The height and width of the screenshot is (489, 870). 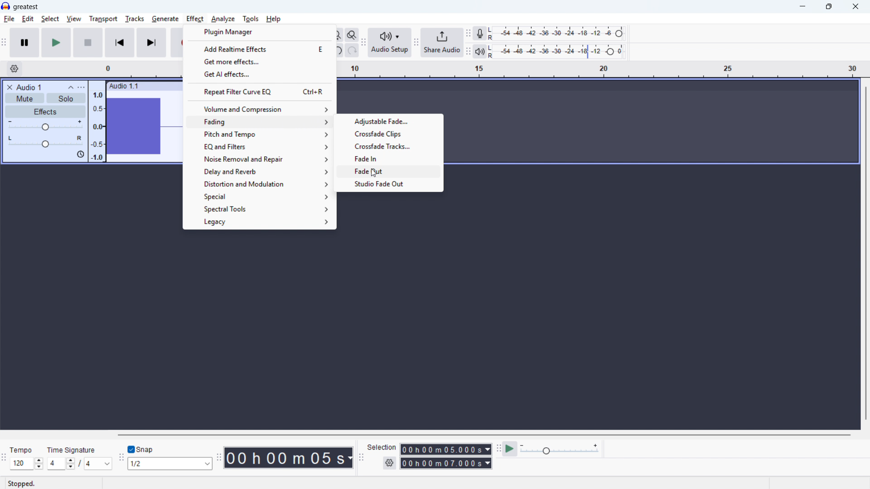 What do you see at coordinates (468, 34) in the screenshot?
I see `Recording metre toolbar ` at bounding box center [468, 34].